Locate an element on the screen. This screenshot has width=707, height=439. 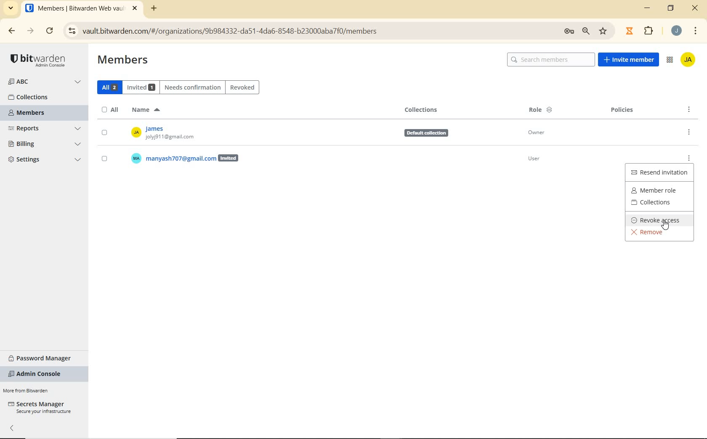
BITWARDEN WEB VAULT is located at coordinates (82, 9).